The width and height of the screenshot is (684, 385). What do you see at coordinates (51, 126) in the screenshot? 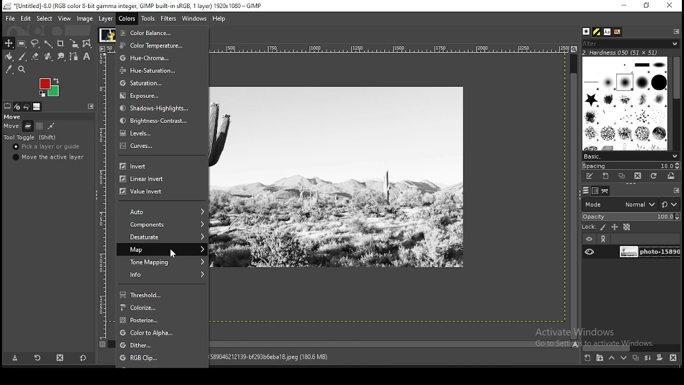
I see `move paths` at bounding box center [51, 126].